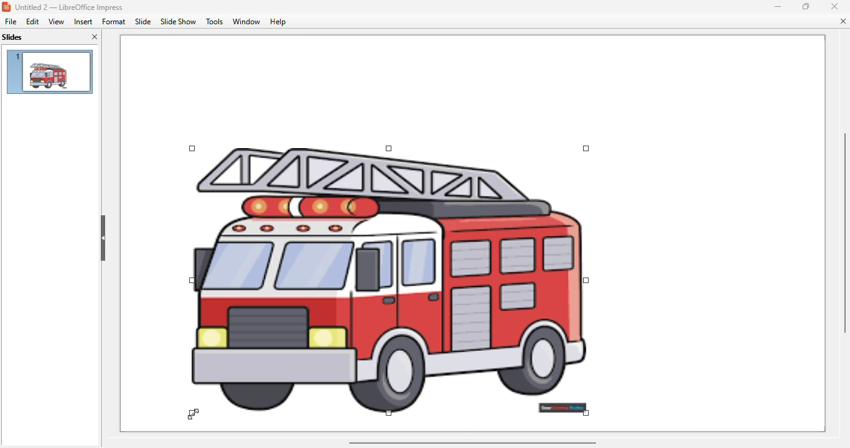  Describe the element at coordinates (113, 21) in the screenshot. I see `format` at that location.